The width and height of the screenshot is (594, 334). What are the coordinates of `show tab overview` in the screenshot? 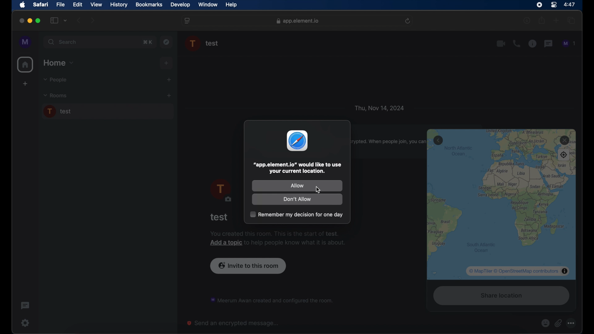 It's located at (572, 21).